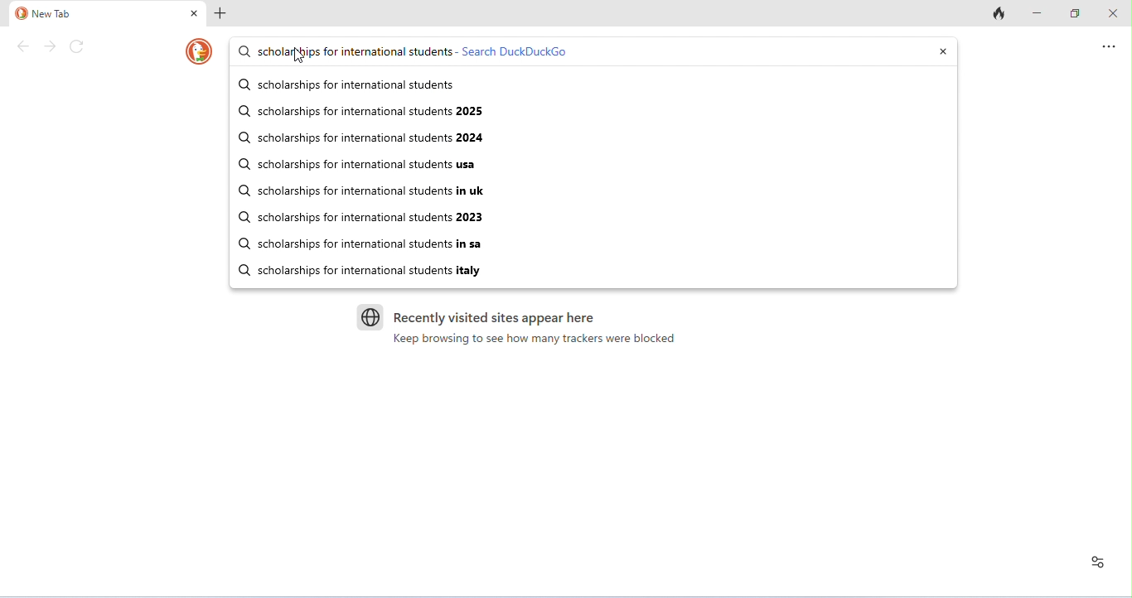 The image size is (1132, 598). I want to click on search icon, so click(241, 164).